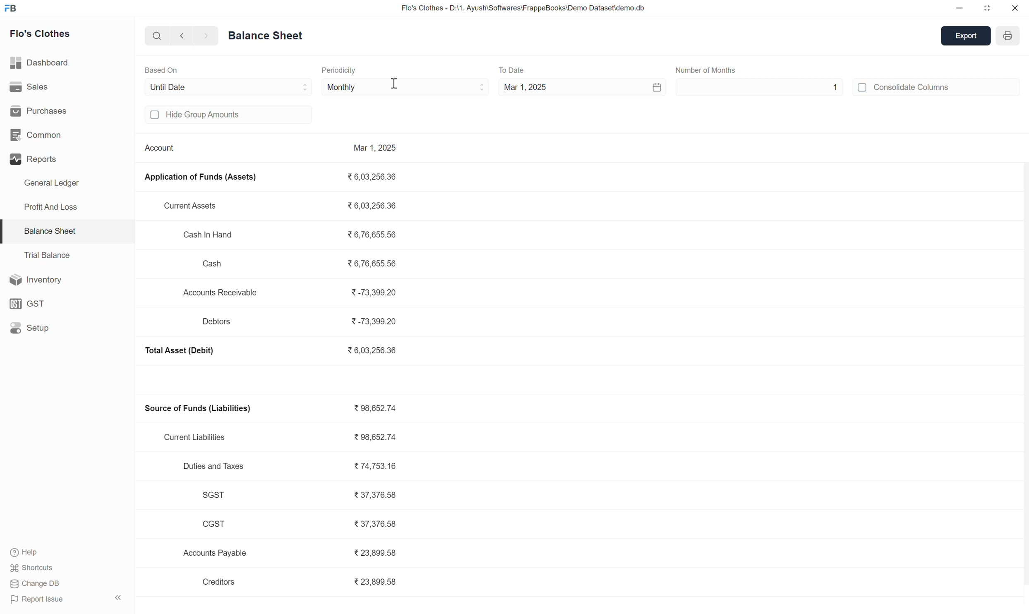 This screenshot has width=1029, height=614. What do you see at coordinates (271, 351) in the screenshot?
I see `Total Asset (Debit) %6,03,256.36` at bounding box center [271, 351].